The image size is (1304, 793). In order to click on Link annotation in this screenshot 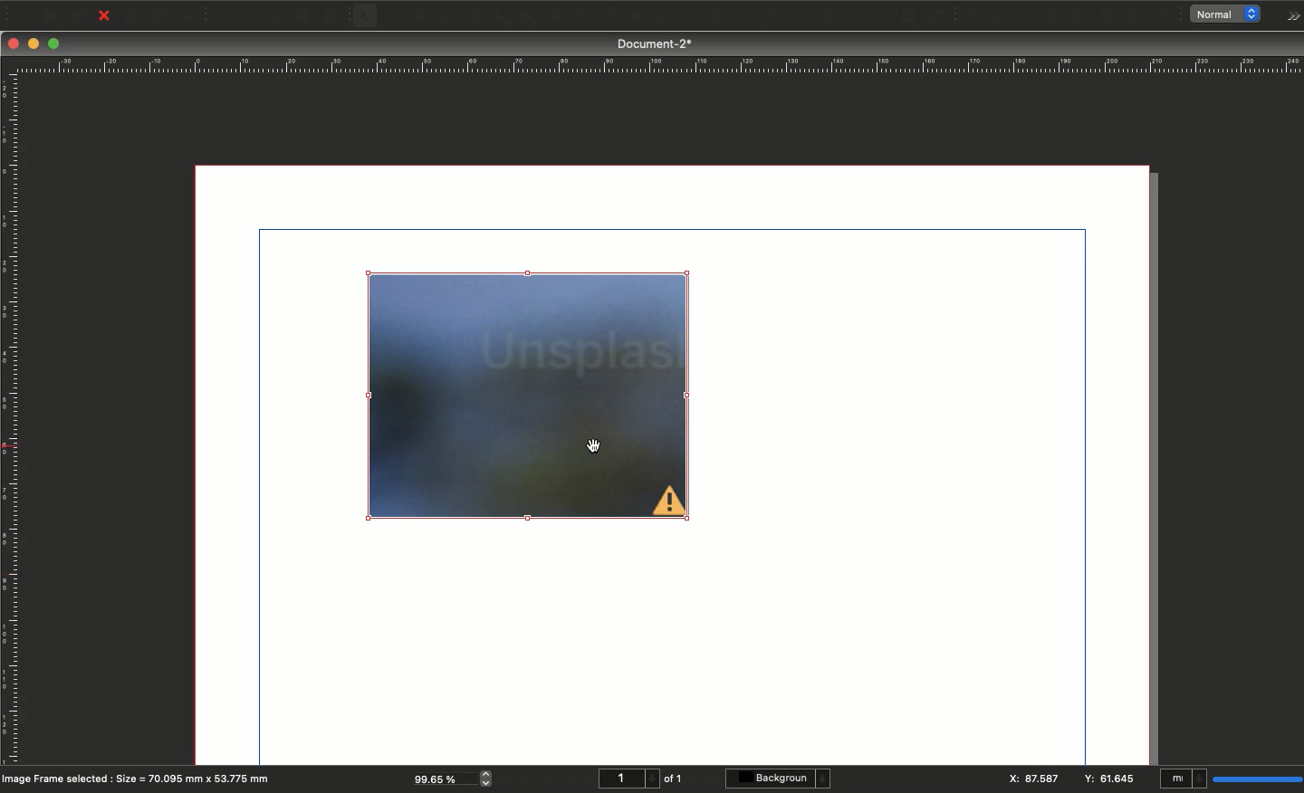, I will do `click(1165, 16)`.